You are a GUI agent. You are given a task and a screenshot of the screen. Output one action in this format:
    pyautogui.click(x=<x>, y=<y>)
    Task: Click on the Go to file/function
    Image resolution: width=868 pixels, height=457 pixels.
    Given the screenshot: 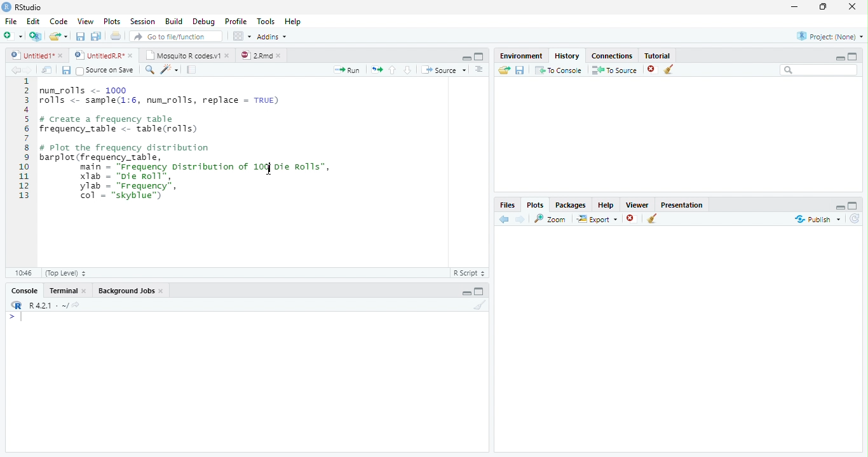 What is the action you would take?
    pyautogui.click(x=175, y=36)
    